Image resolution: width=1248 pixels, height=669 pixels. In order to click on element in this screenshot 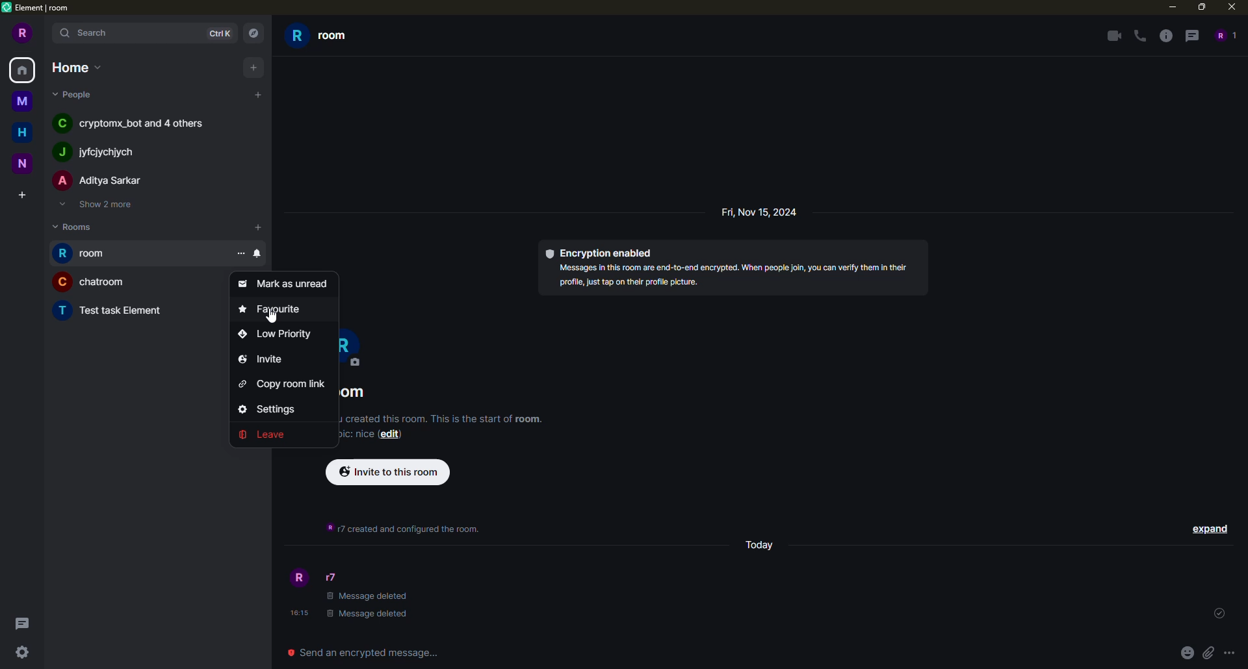, I will do `click(39, 7)`.